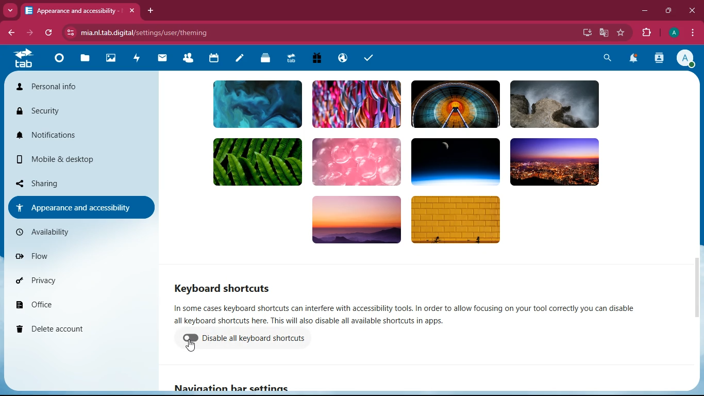 The width and height of the screenshot is (704, 396). What do you see at coordinates (150, 11) in the screenshot?
I see `add tab` at bounding box center [150, 11].